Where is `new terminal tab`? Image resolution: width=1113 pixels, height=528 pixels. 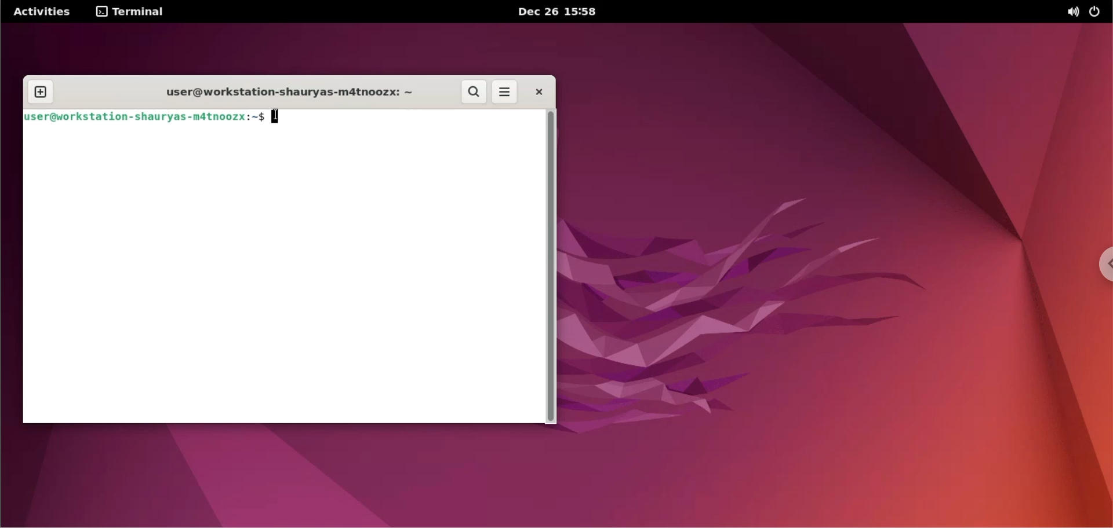
new terminal tab is located at coordinates (39, 93).